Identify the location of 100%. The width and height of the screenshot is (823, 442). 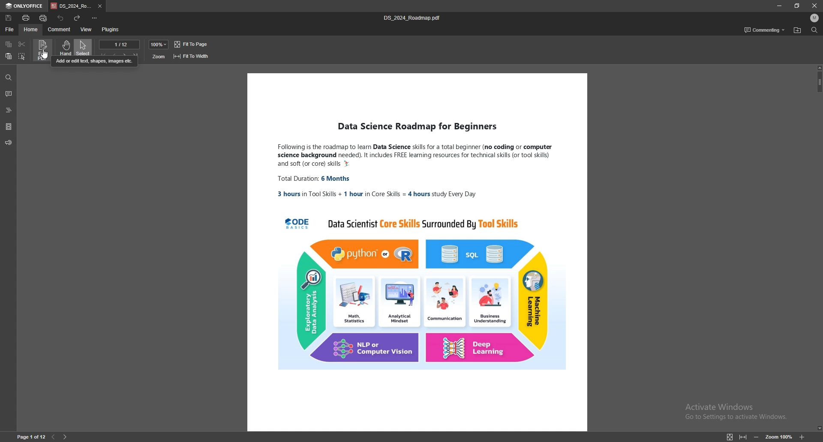
(159, 45).